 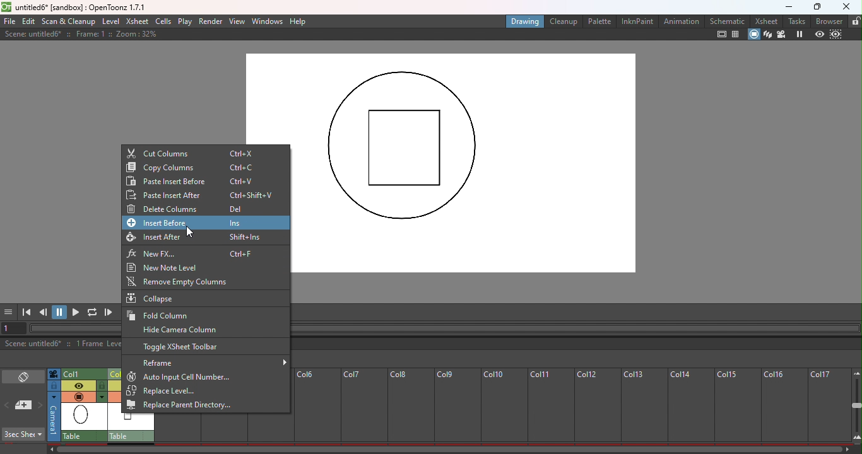 I want to click on Zoom out, so click(x=856, y=372).